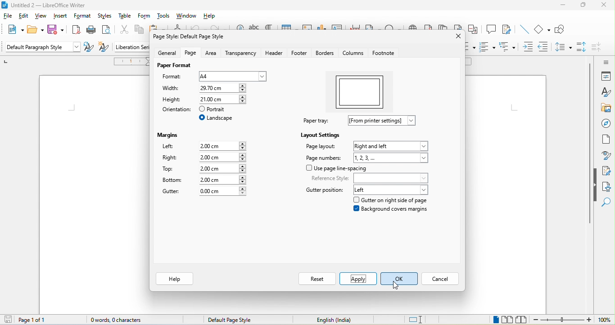 Image resolution: width=615 pixels, height=325 pixels. What do you see at coordinates (48, 5) in the screenshot?
I see `title` at bounding box center [48, 5].